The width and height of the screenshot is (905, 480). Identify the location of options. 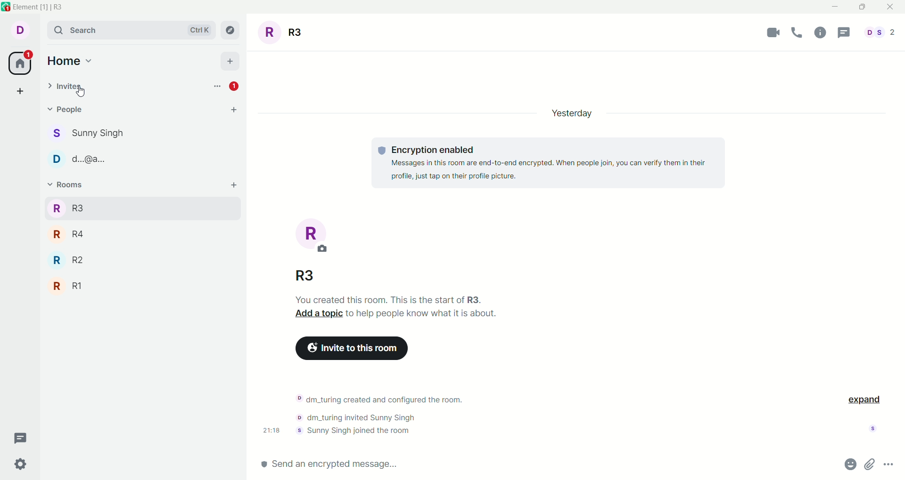
(893, 465).